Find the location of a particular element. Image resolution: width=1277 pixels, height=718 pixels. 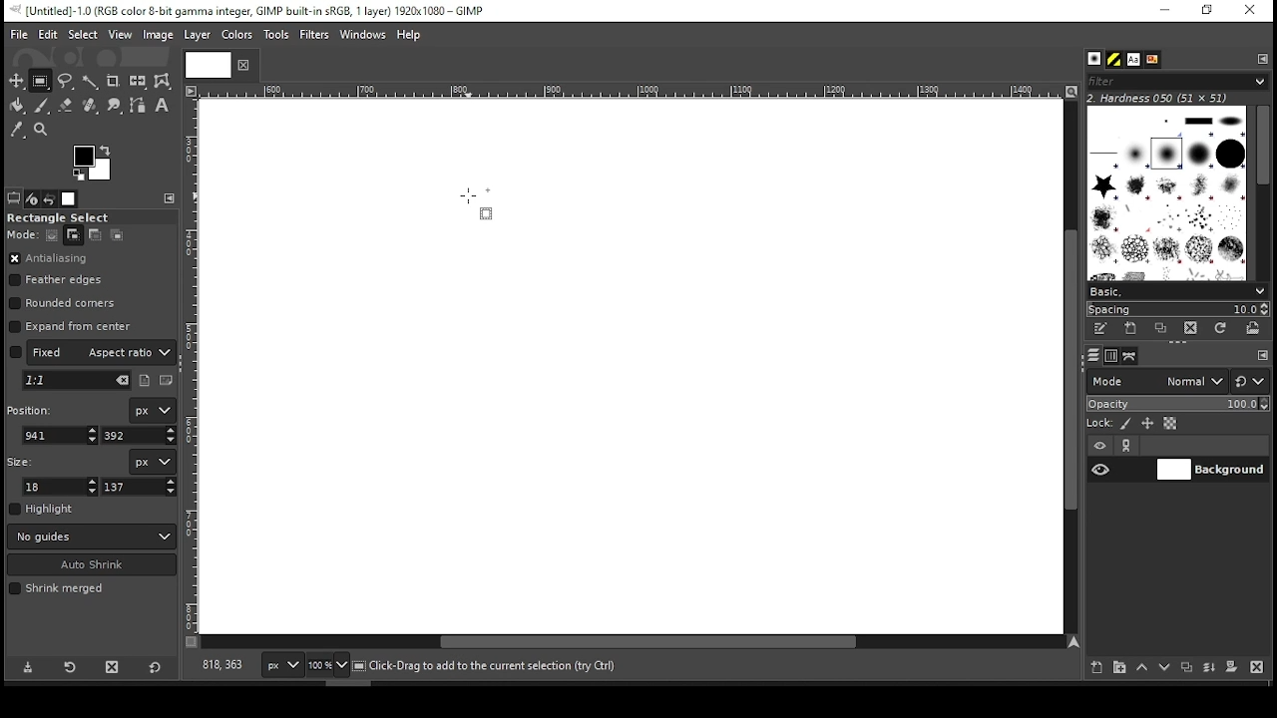

portrait is located at coordinates (146, 380).